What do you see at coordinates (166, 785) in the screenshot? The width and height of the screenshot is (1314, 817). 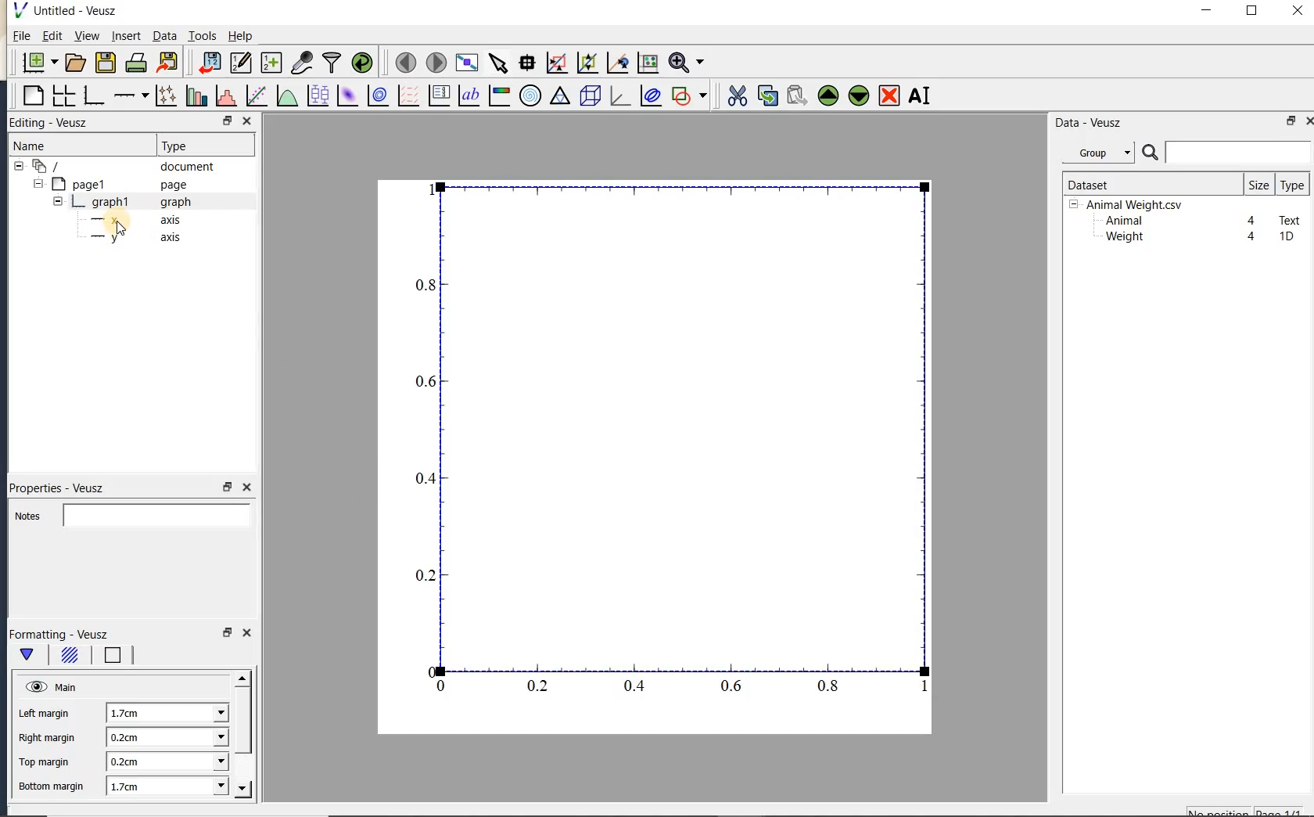 I see `1.7cm` at bounding box center [166, 785].